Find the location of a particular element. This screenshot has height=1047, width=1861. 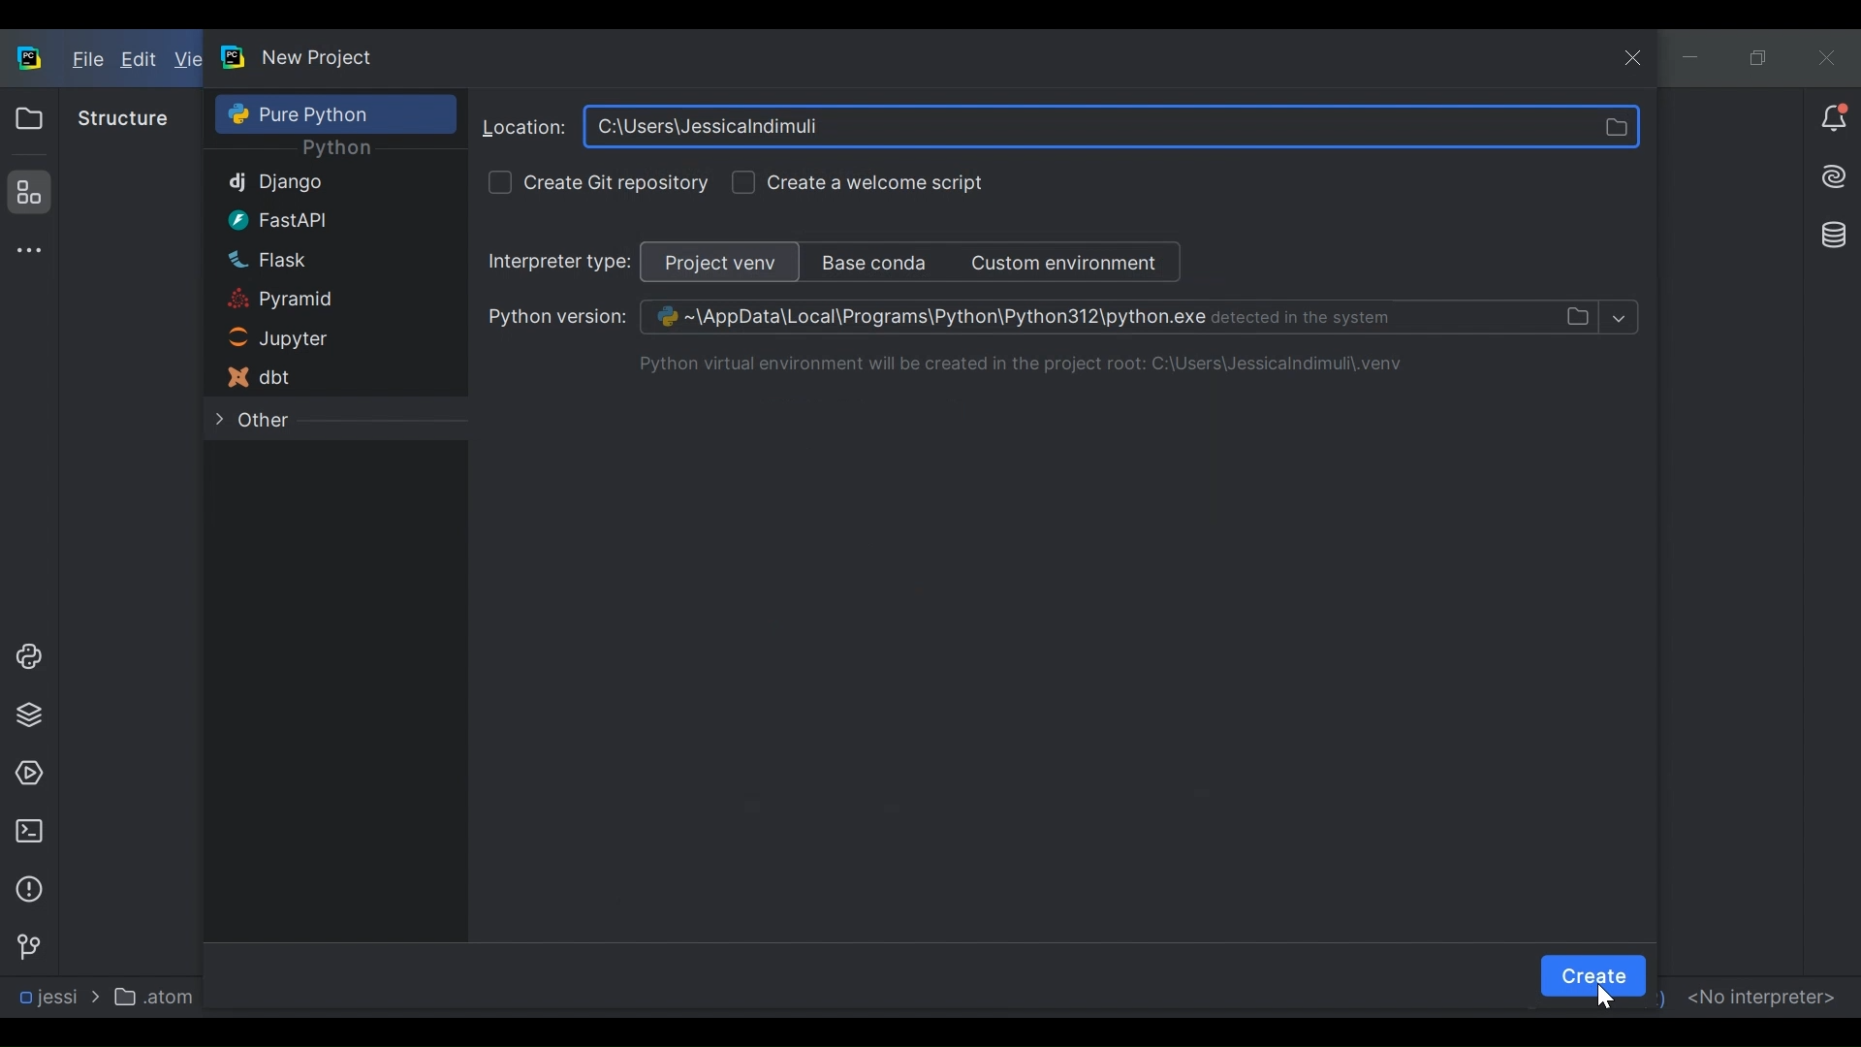

check box is located at coordinates (499, 182).